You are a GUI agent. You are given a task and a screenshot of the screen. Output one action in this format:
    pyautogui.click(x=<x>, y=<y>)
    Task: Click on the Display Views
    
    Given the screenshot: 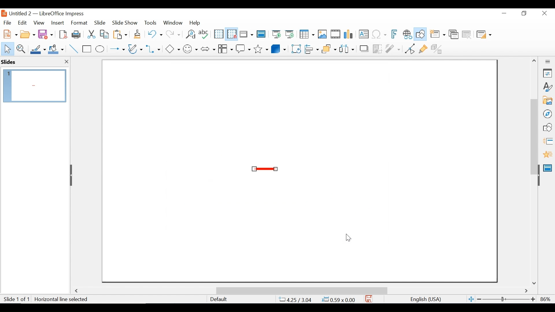 What is the action you would take?
    pyautogui.click(x=246, y=35)
    